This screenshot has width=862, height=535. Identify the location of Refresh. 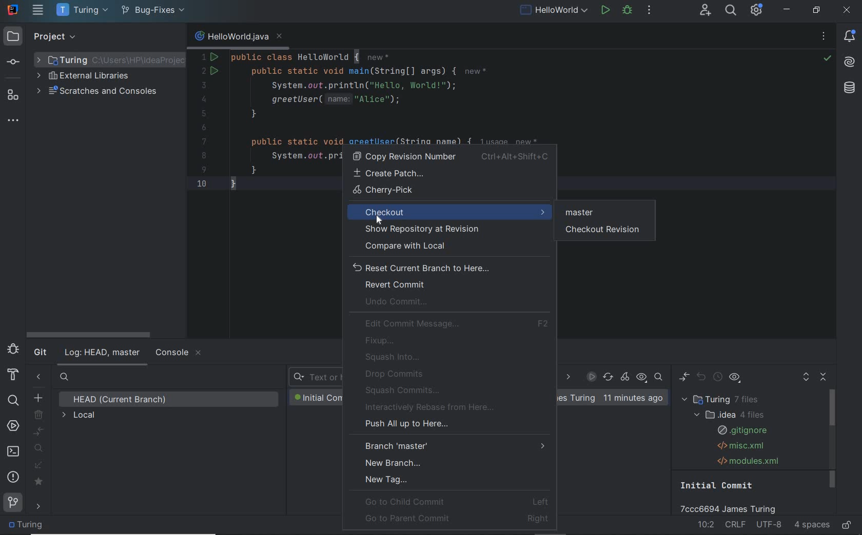
(608, 378).